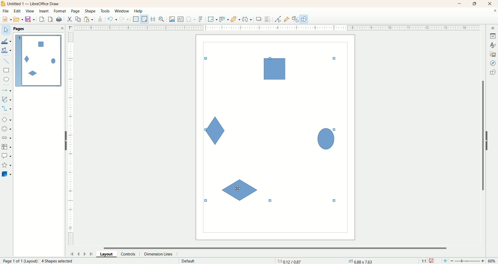 Image resolution: width=498 pixels, height=264 pixels. Describe the element at coordinates (6, 30) in the screenshot. I see `select` at that location.